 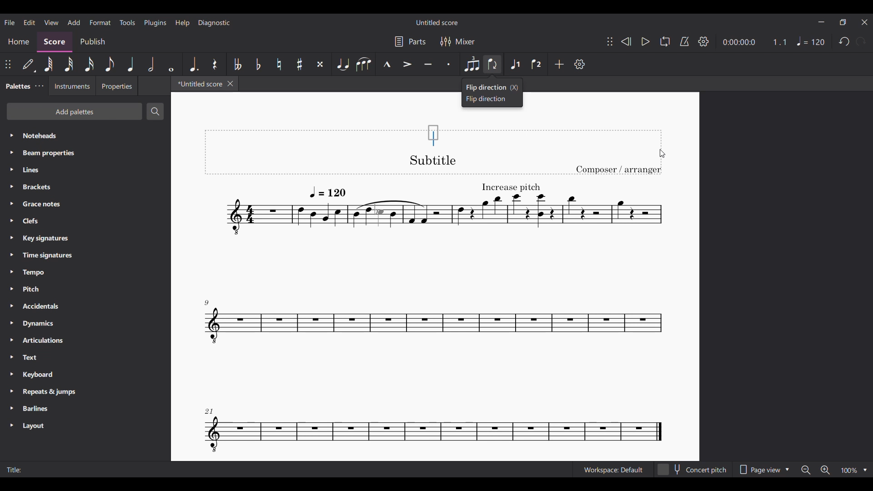 What do you see at coordinates (85, 392) in the screenshot?
I see `Repeats & jumps` at bounding box center [85, 392].